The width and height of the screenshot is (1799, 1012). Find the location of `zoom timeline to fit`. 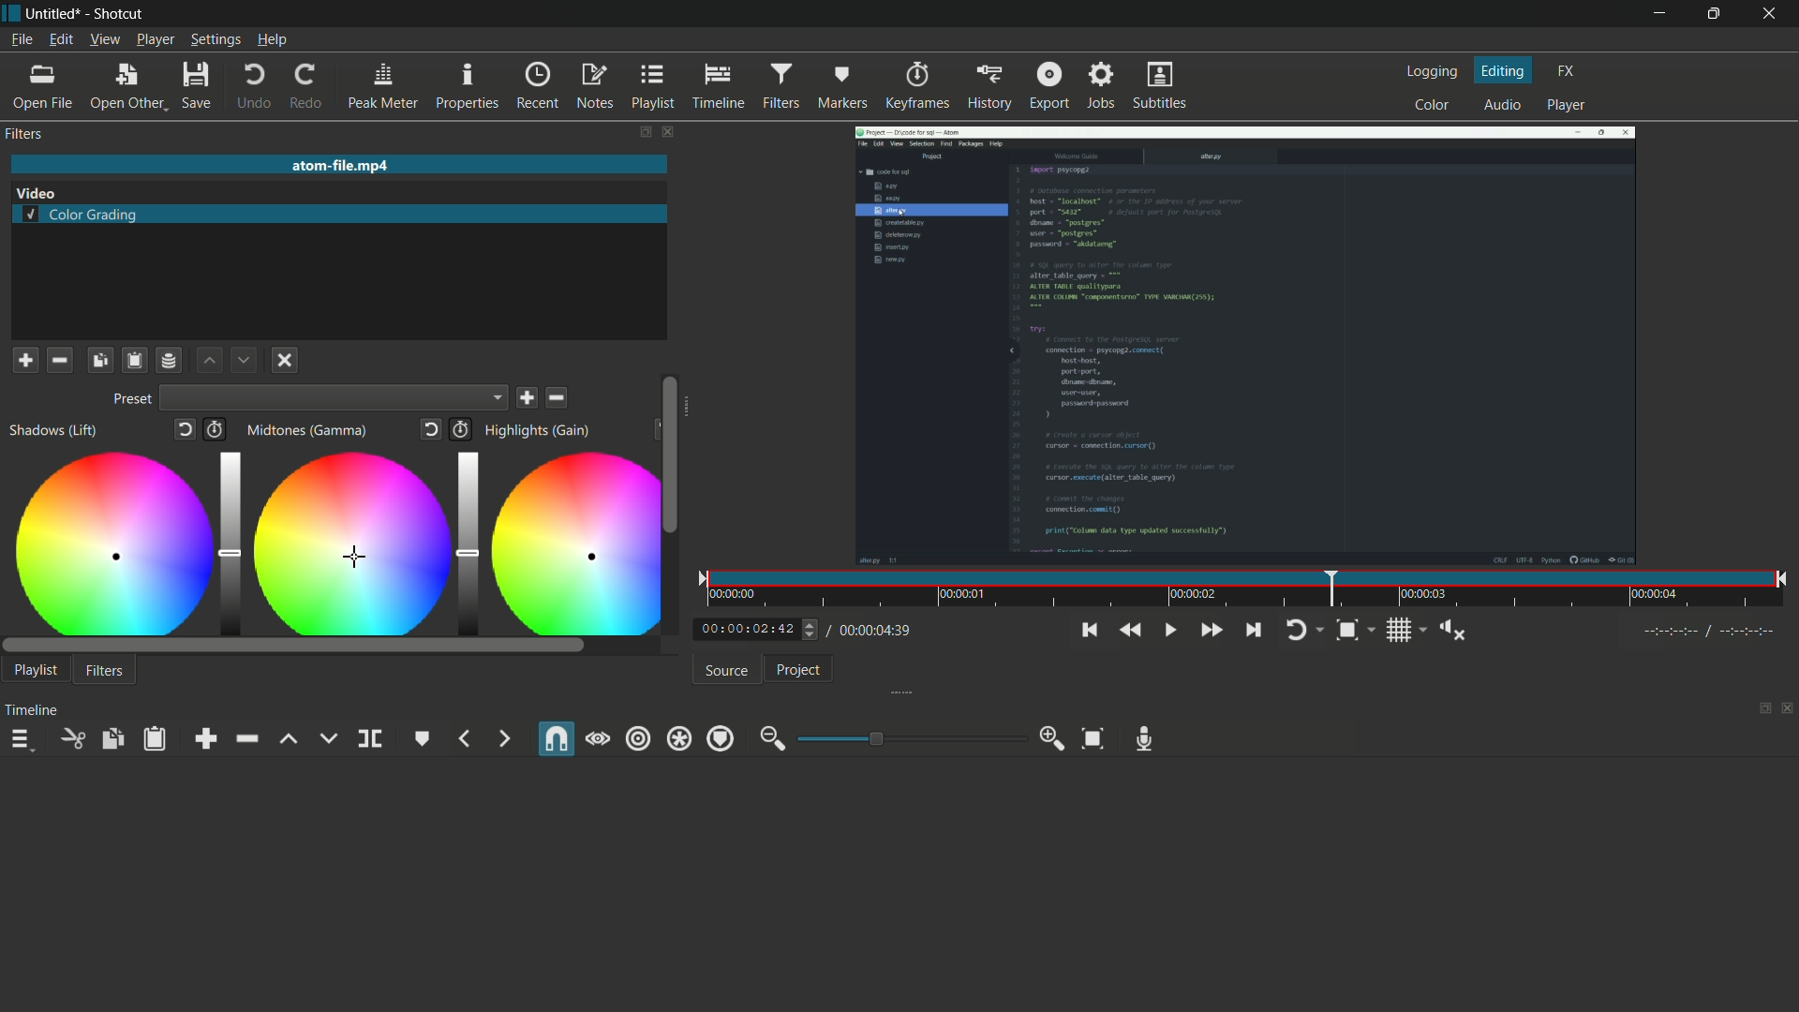

zoom timeline to fit is located at coordinates (1093, 739).